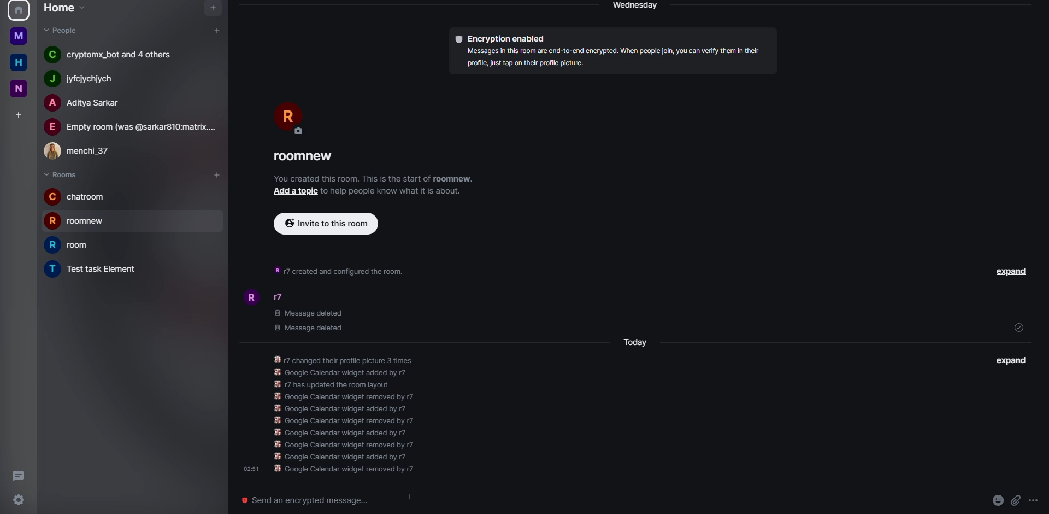  What do you see at coordinates (18, 476) in the screenshot?
I see `threads` at bounding box center [18, 476].